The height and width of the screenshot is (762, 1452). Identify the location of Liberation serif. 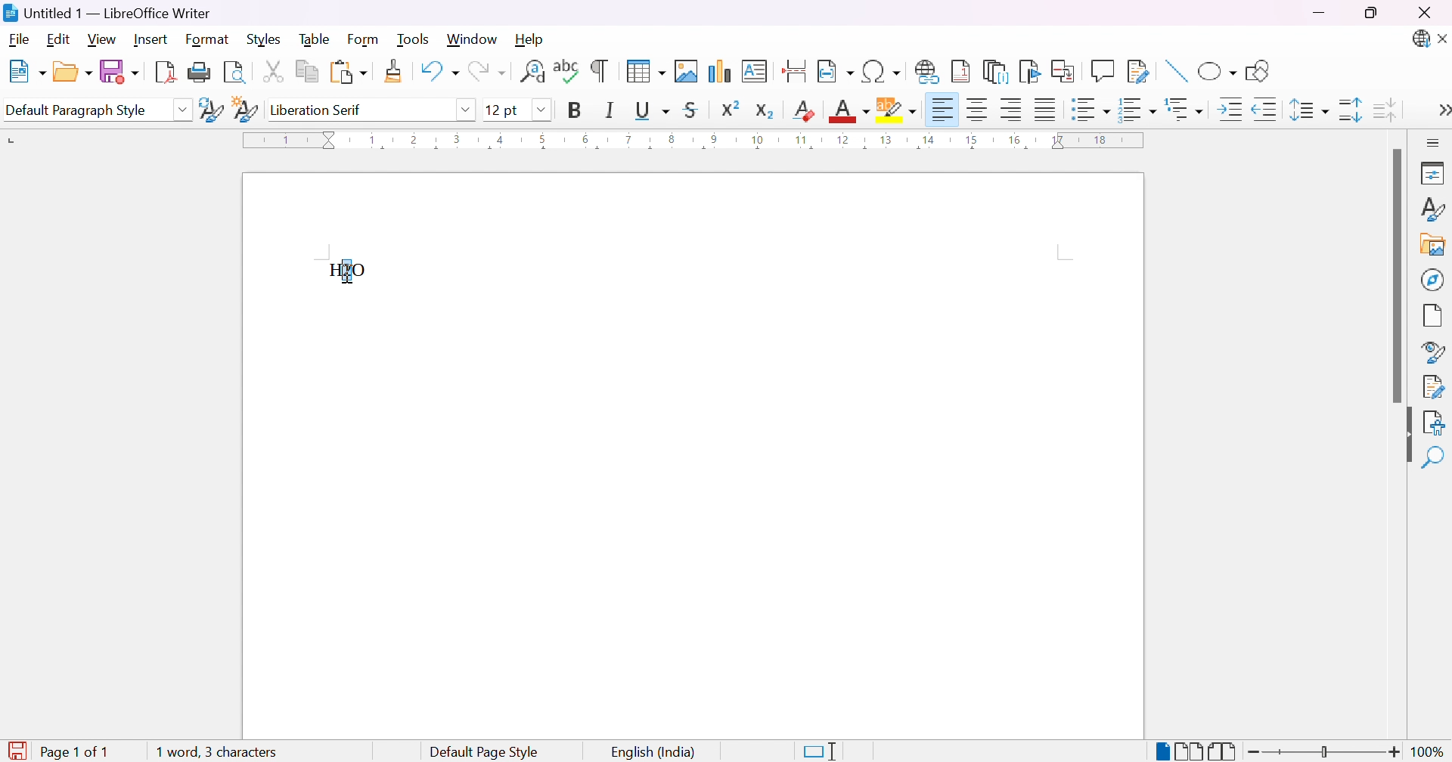
(318, 110).